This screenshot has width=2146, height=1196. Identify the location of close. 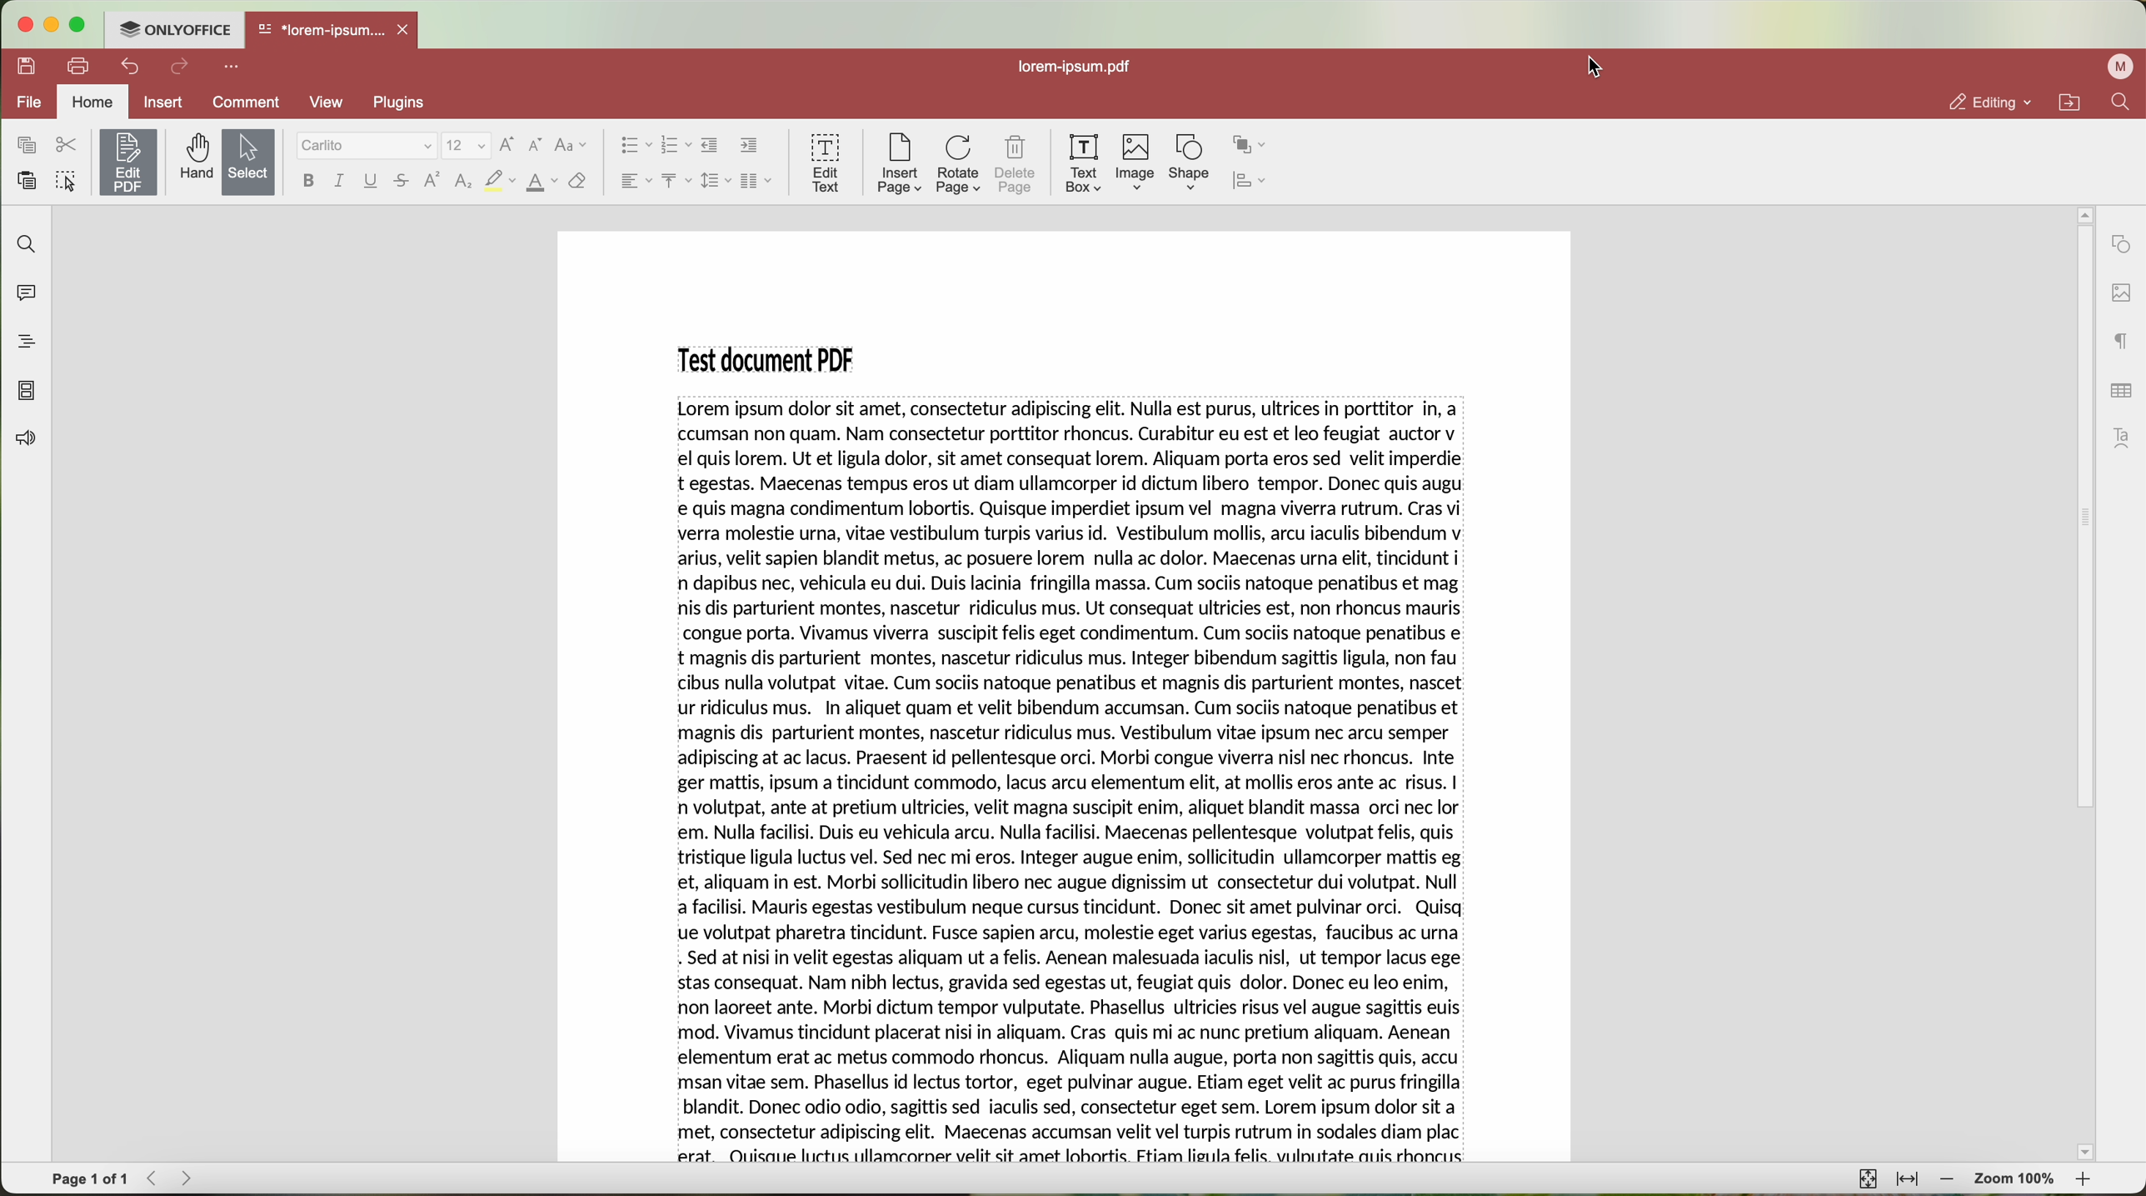
(408, 29).